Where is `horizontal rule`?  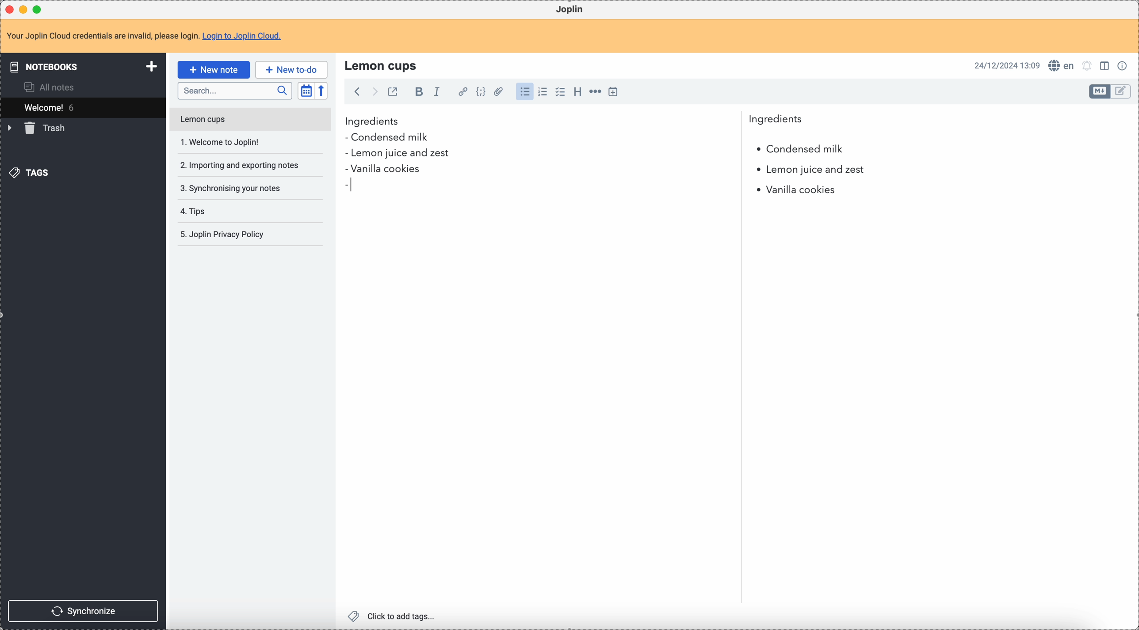
horizontal rule is located at coordinates (594, 93).